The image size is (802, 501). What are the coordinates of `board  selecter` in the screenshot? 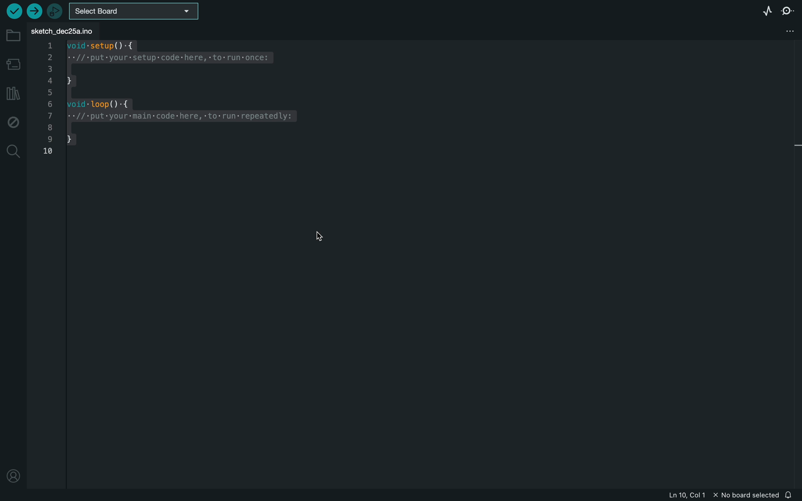 It's located at (135, 12).